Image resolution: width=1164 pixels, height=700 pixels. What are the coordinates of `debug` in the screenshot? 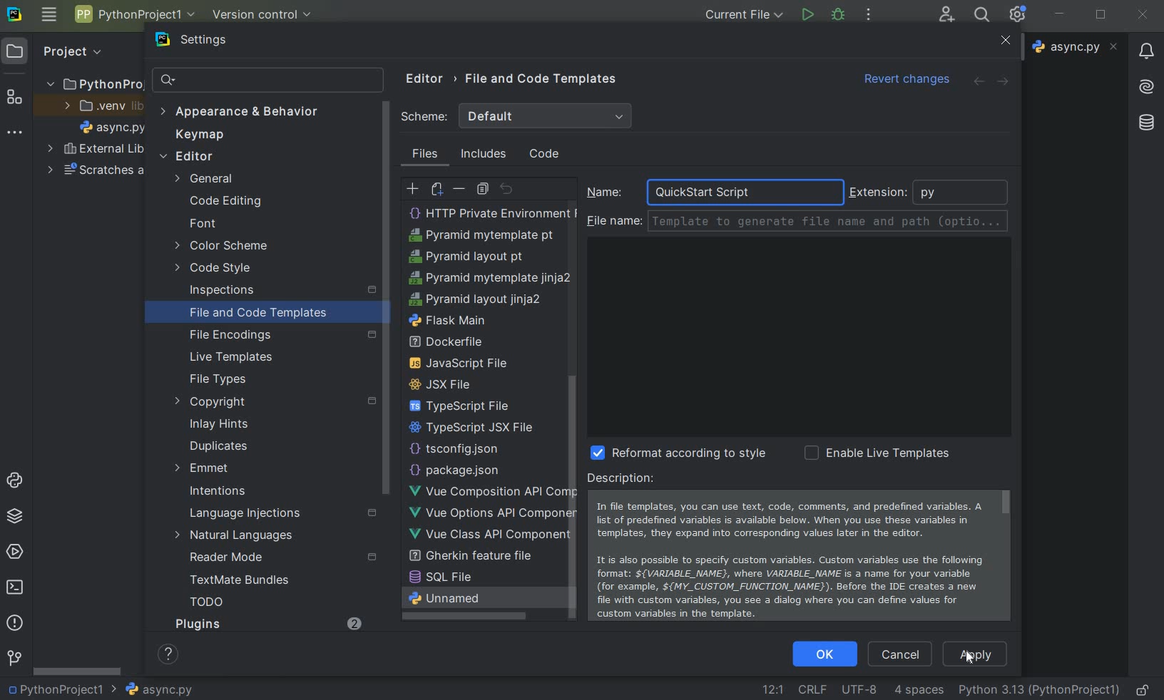 It's located at (837, 15).